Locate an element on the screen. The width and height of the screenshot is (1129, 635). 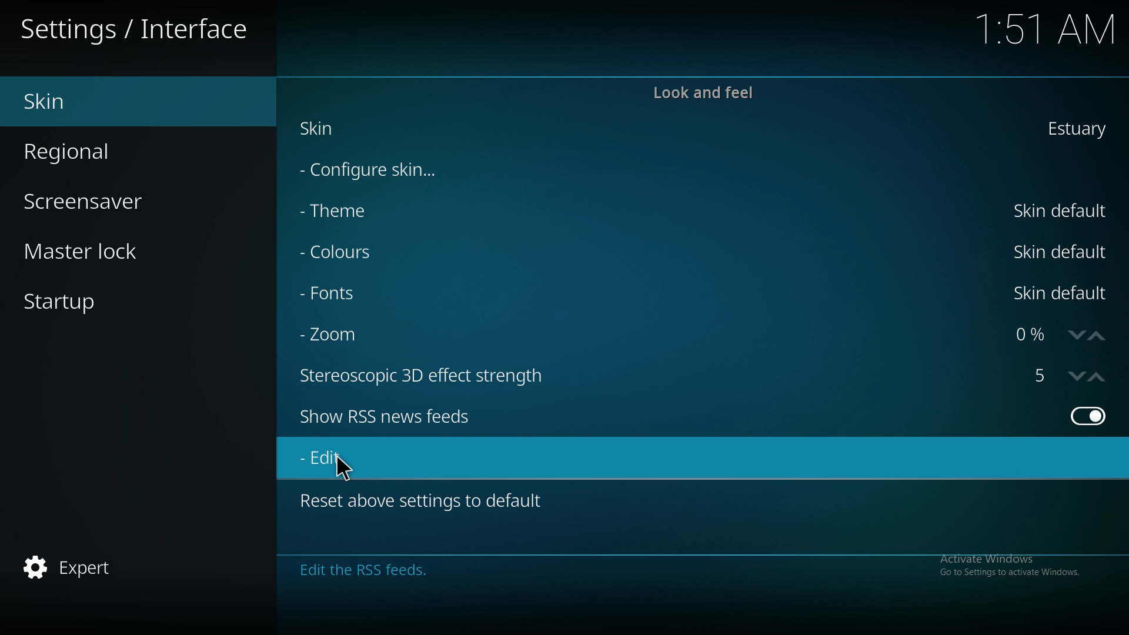
zoom is located at coordinates (1028, 336).